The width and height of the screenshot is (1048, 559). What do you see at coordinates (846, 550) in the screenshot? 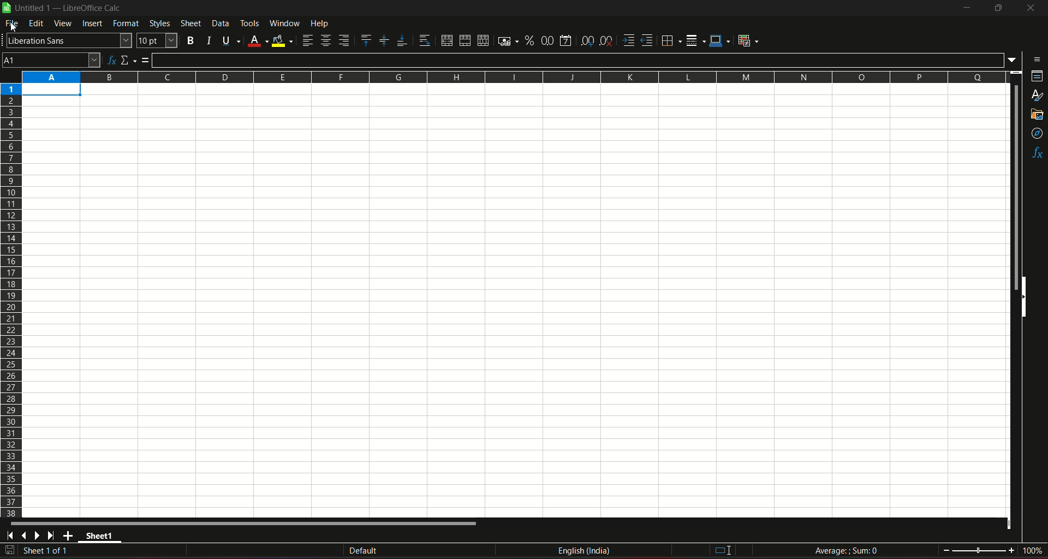
I see `formula` at bounding box center [846, 550].